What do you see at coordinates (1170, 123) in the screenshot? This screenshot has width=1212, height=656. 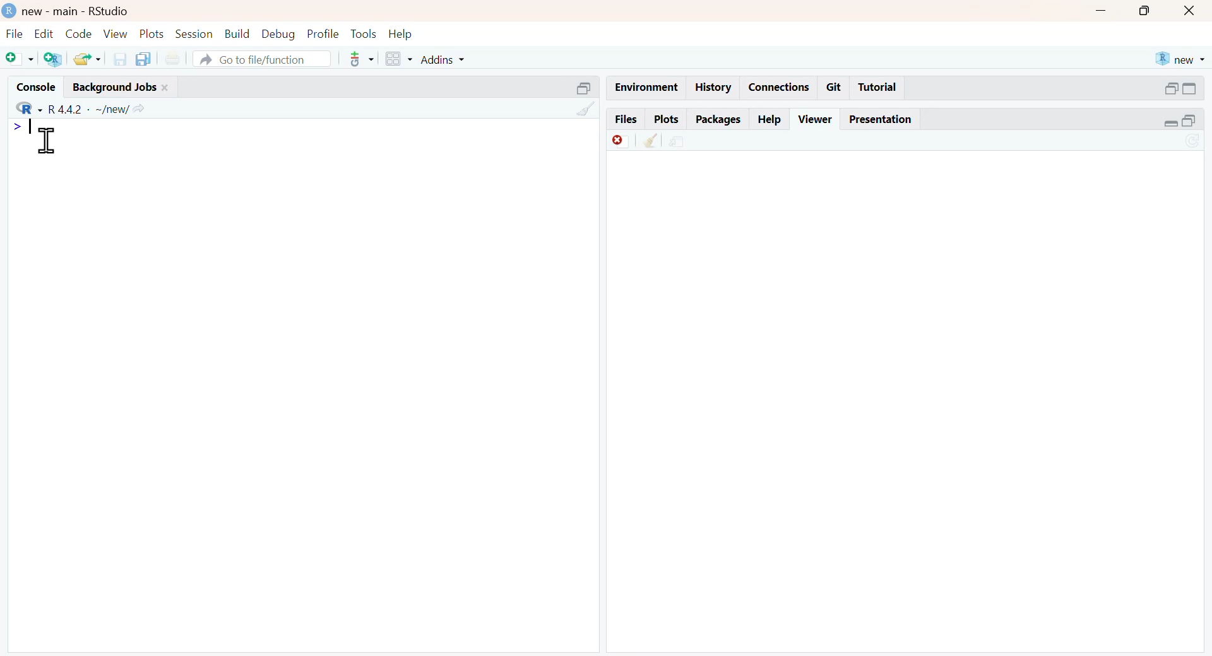 I see `expand/collapse` at bounding box center [1170, 123].